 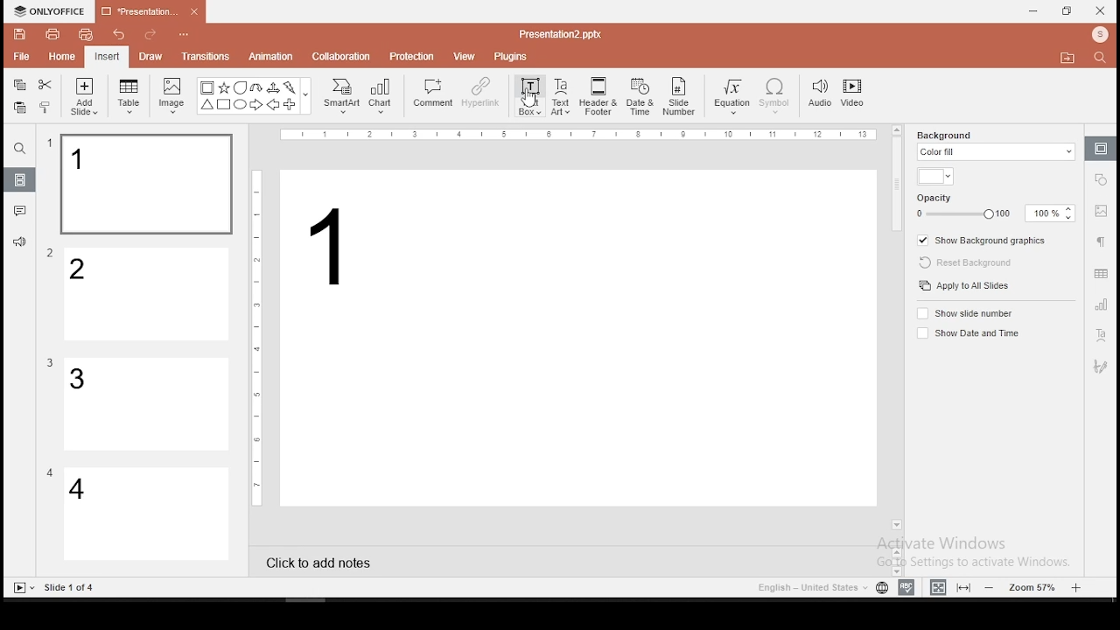 What do you see at coordinates (106, 56) in the screenshot?
I see `insert` at bounding box center [106, 56].